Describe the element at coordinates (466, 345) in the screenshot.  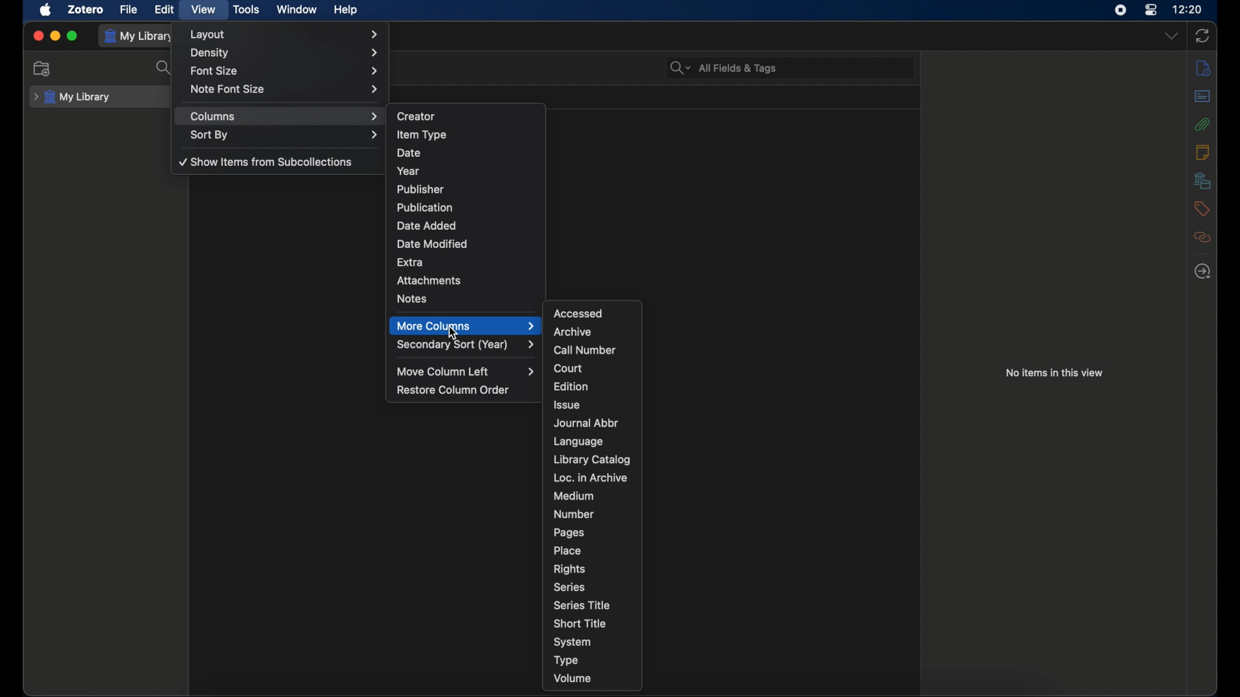
I see `secondary sort` at that location.